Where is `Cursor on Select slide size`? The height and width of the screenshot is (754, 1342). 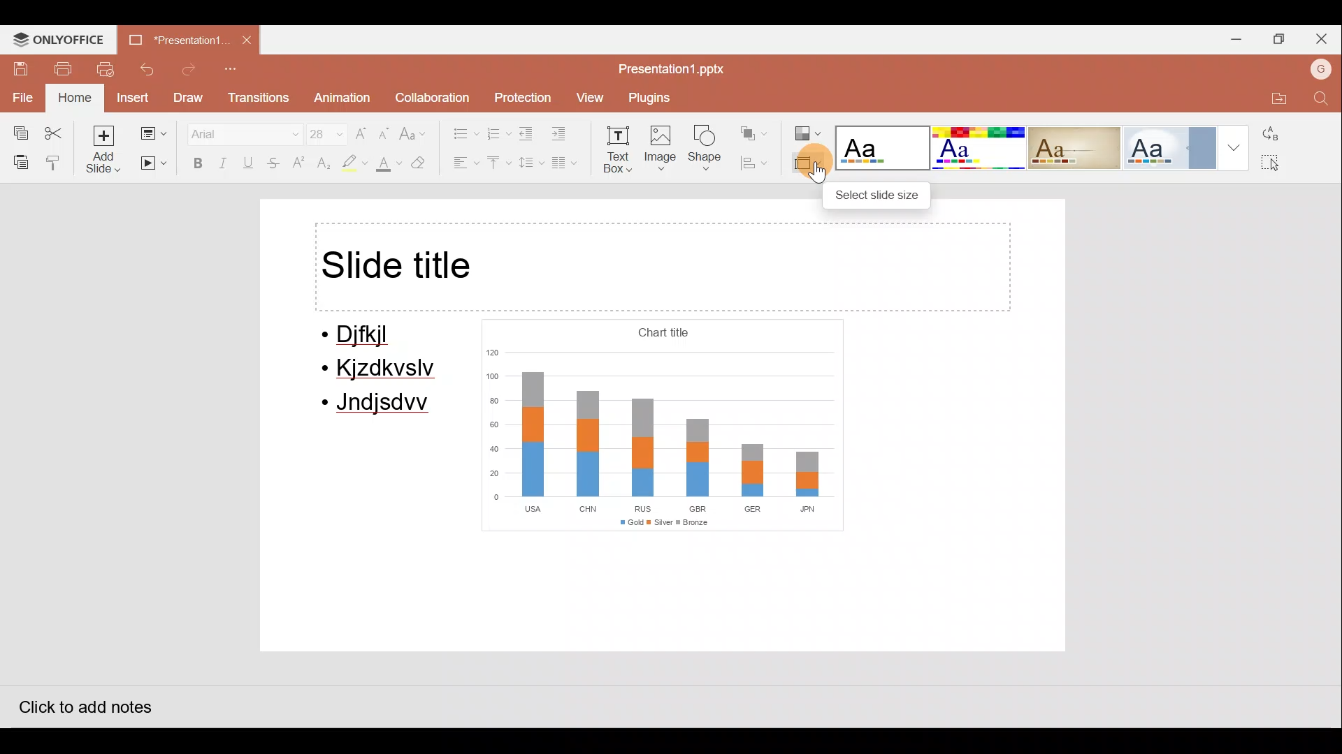
Cursor on Select slide size is located at coordinates (810, 172).